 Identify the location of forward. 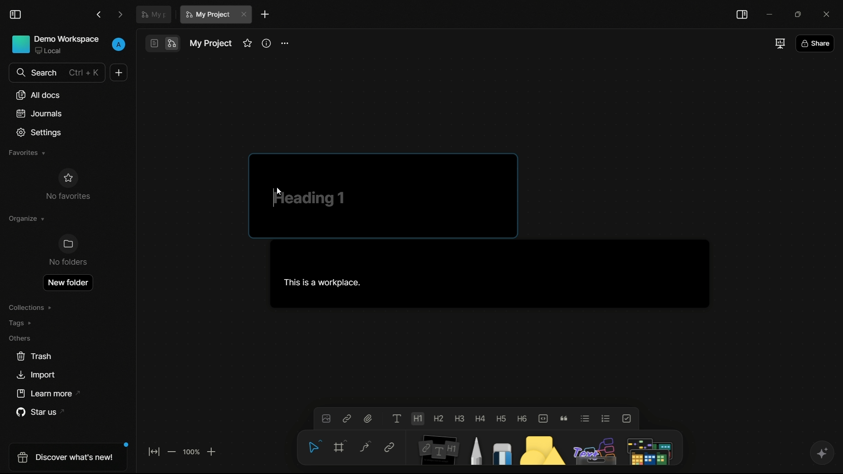
(121, 14).